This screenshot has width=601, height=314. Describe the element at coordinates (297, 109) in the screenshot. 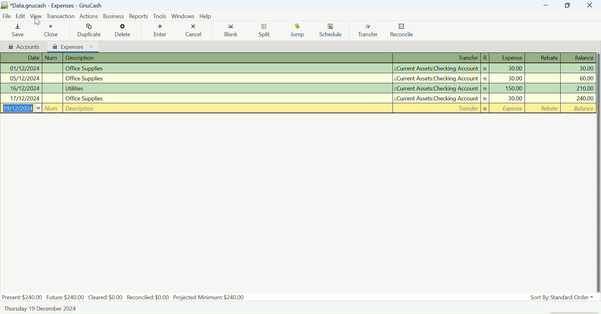

I see `New Entry Field` at that location.